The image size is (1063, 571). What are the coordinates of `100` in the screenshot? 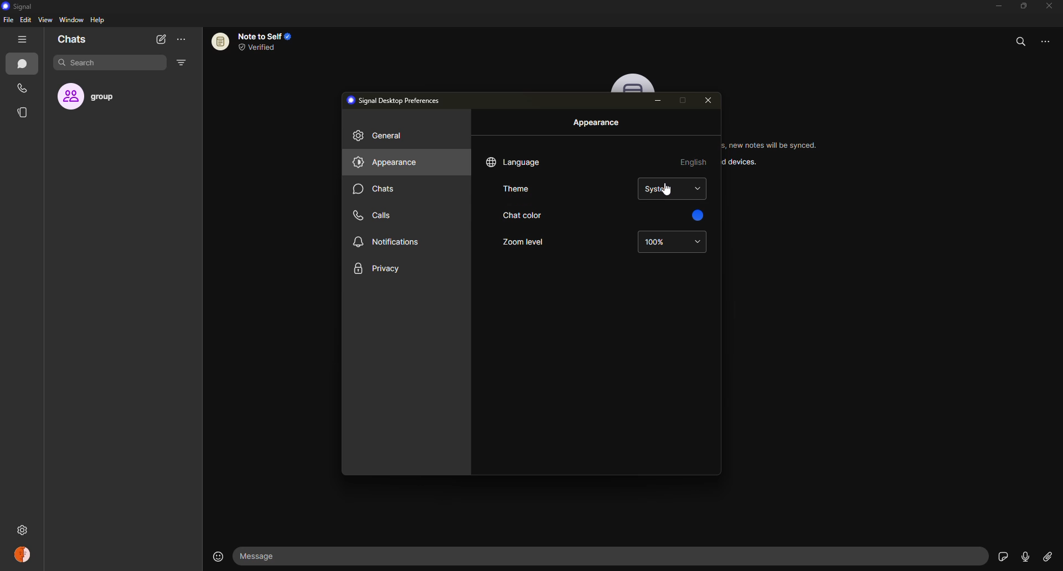 It's located at (656, 242).